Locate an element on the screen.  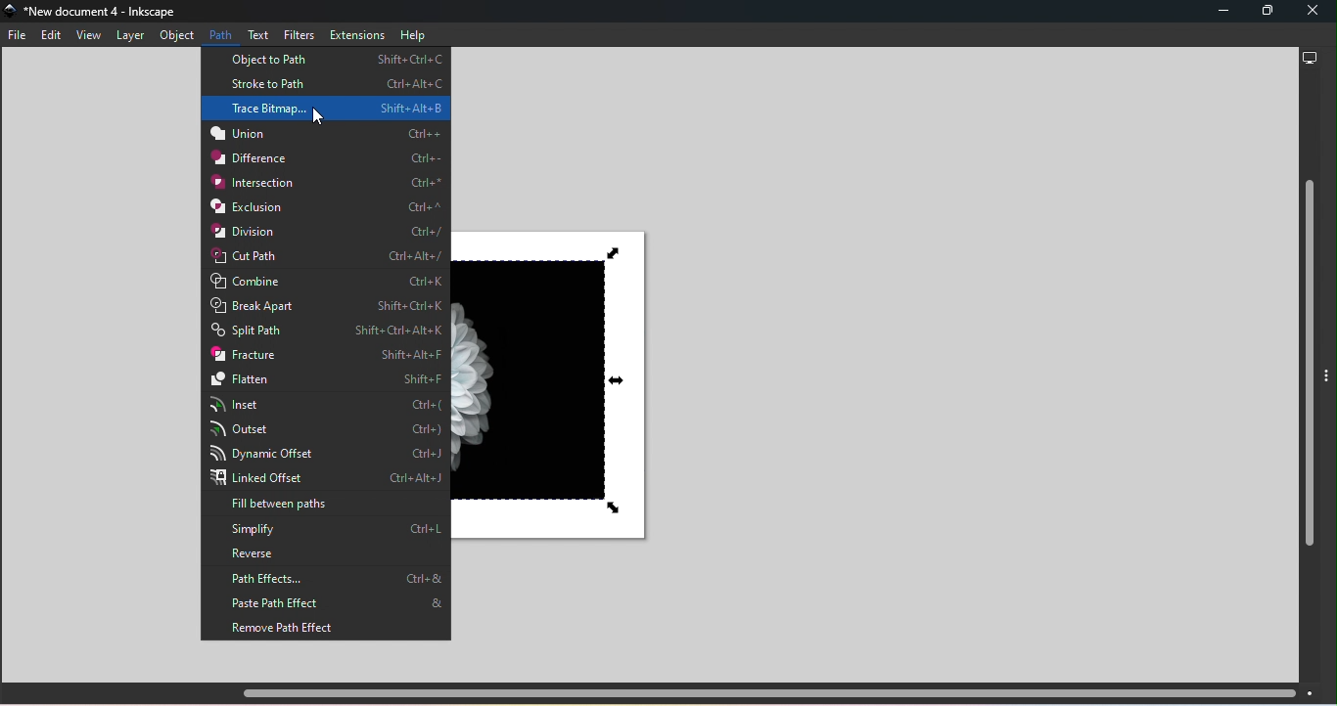
Text is located at coordinates (259, 35).